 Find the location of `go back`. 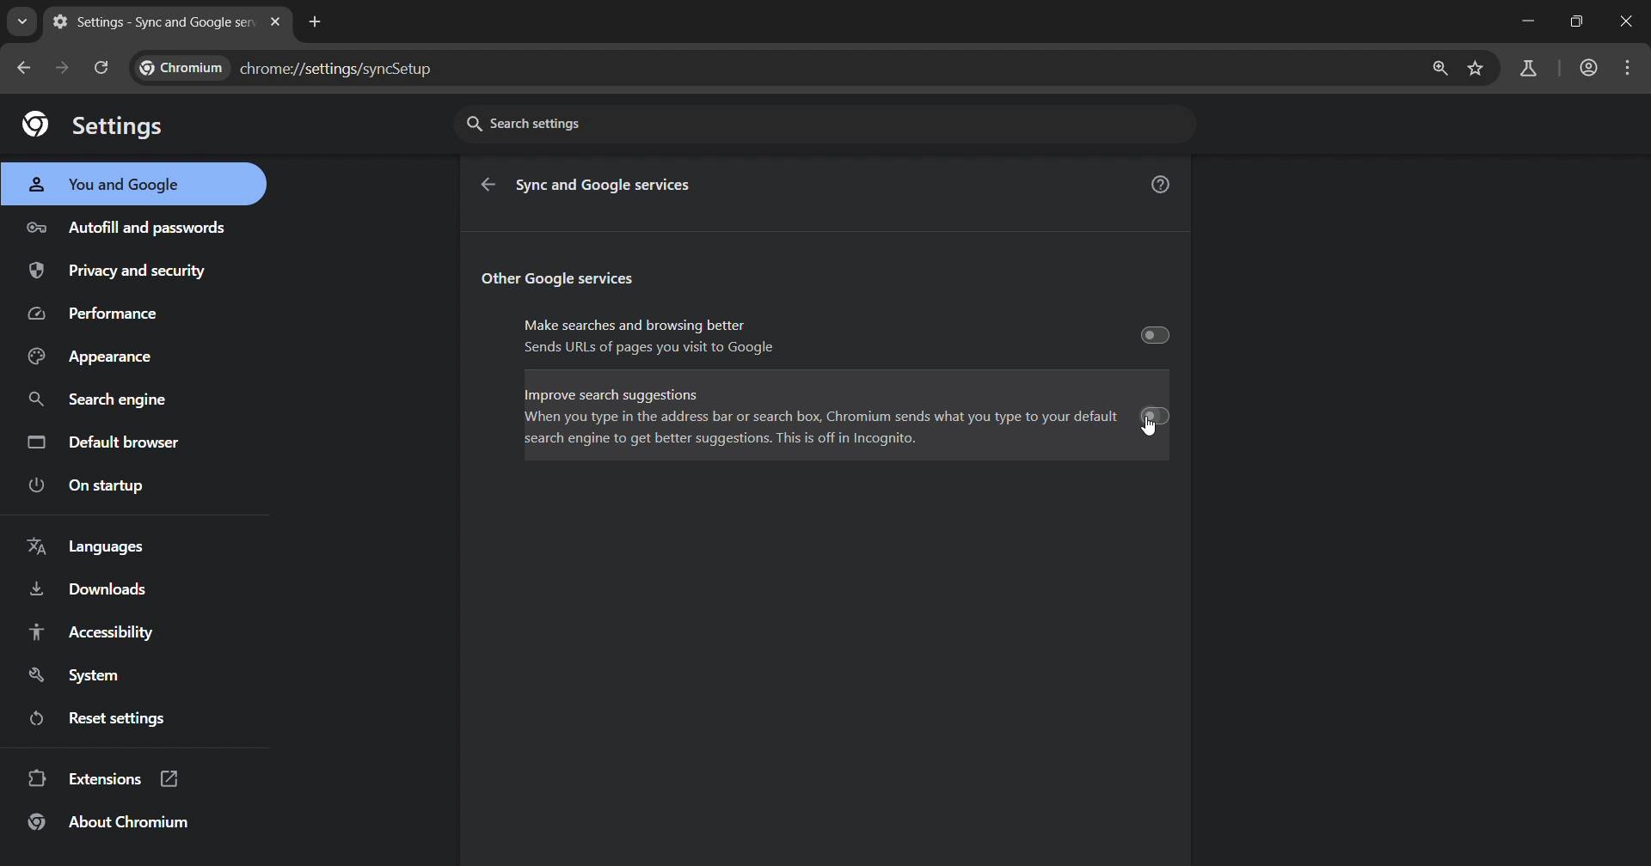

go back is located at coordinates (489, 184).